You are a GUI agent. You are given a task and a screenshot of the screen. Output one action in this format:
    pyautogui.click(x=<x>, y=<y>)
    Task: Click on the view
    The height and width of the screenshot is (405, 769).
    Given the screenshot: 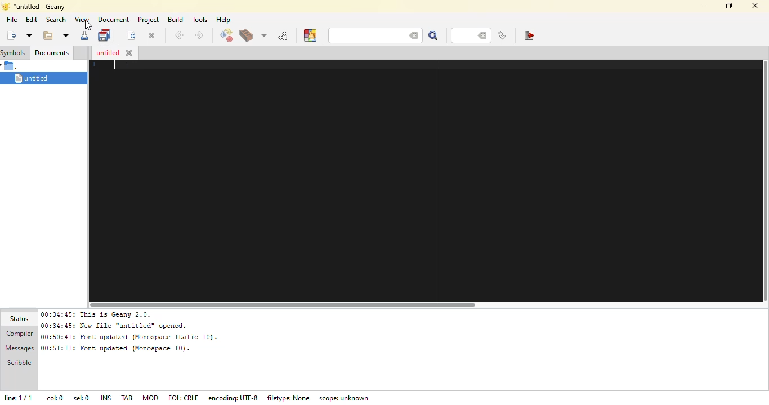 What is the action you would take?
    pyautogui.click(x=82, y=19)
    